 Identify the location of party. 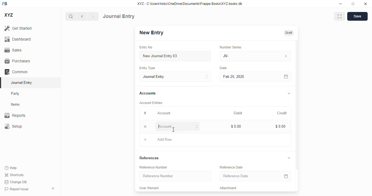
(15, 94).